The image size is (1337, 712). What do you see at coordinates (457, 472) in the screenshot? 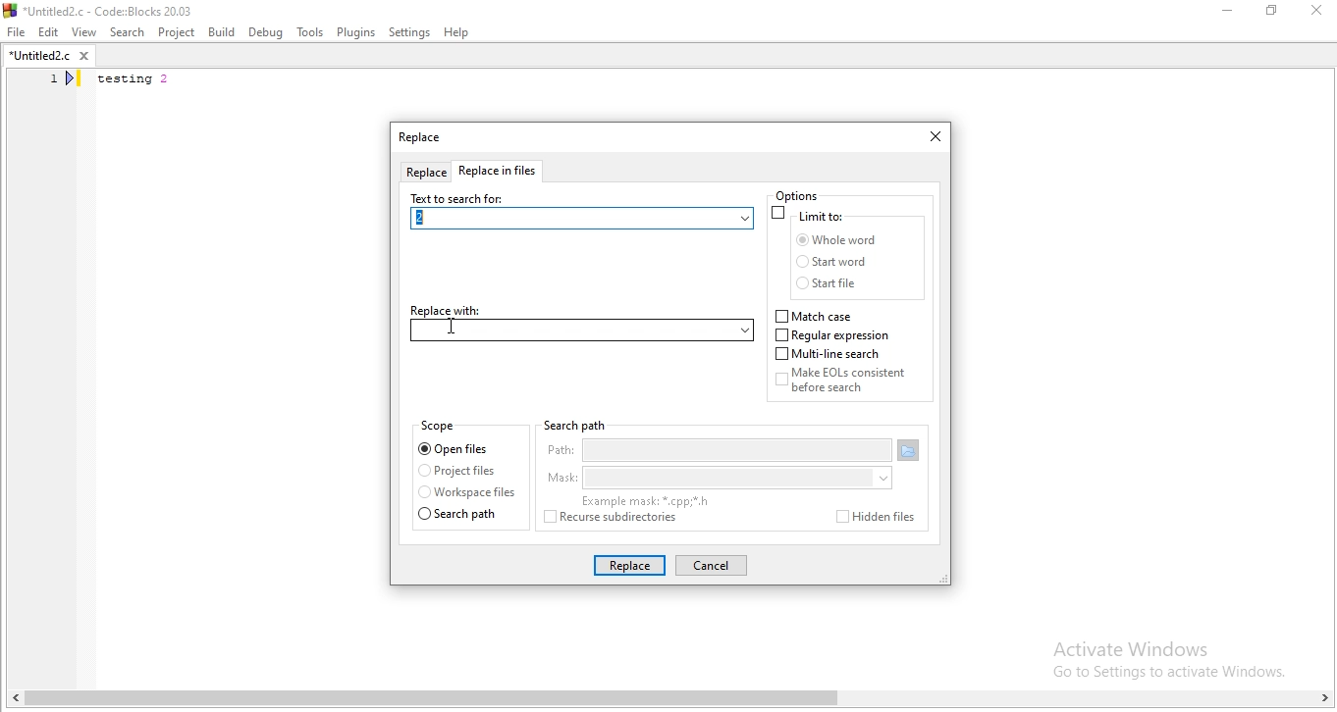
I see `project files` at bounding box center [457, 472].